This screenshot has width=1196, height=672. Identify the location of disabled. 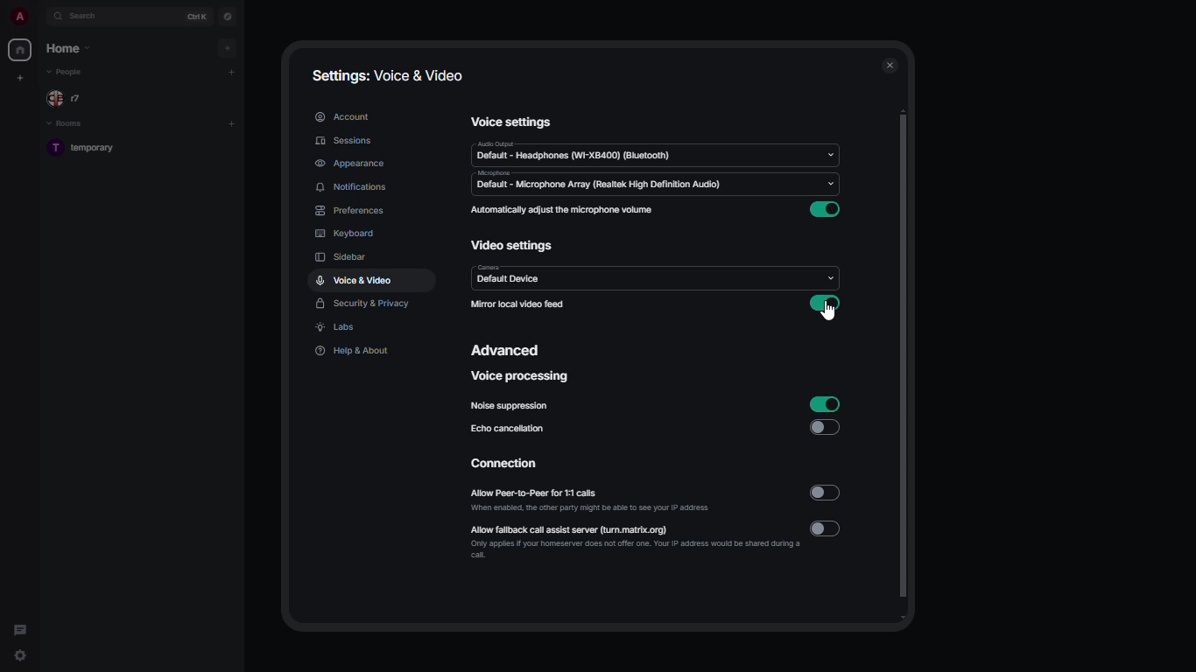
(825, 428).